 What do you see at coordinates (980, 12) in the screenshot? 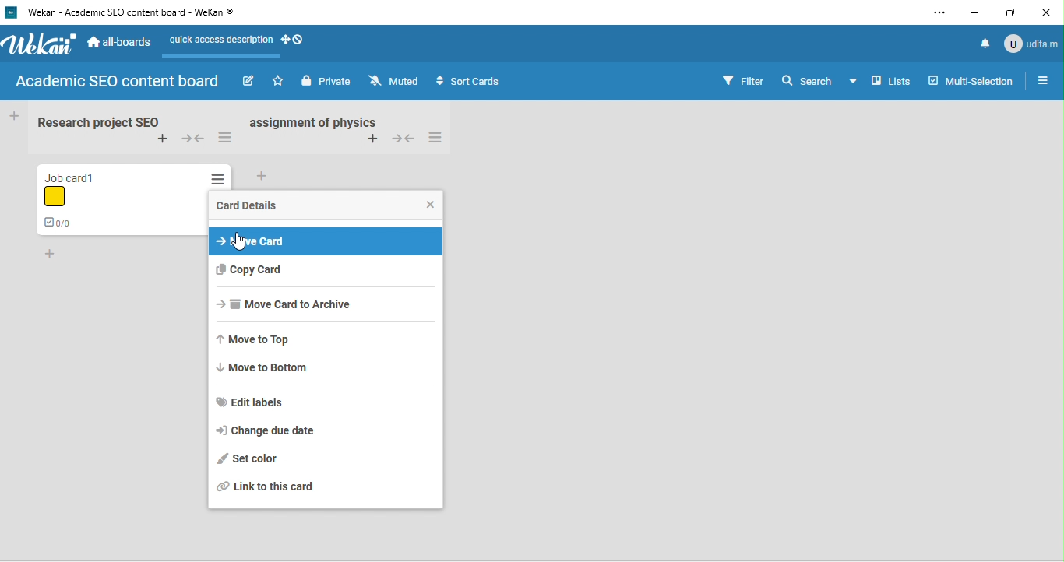
I see `minimize` at bounding box center [980, 12].